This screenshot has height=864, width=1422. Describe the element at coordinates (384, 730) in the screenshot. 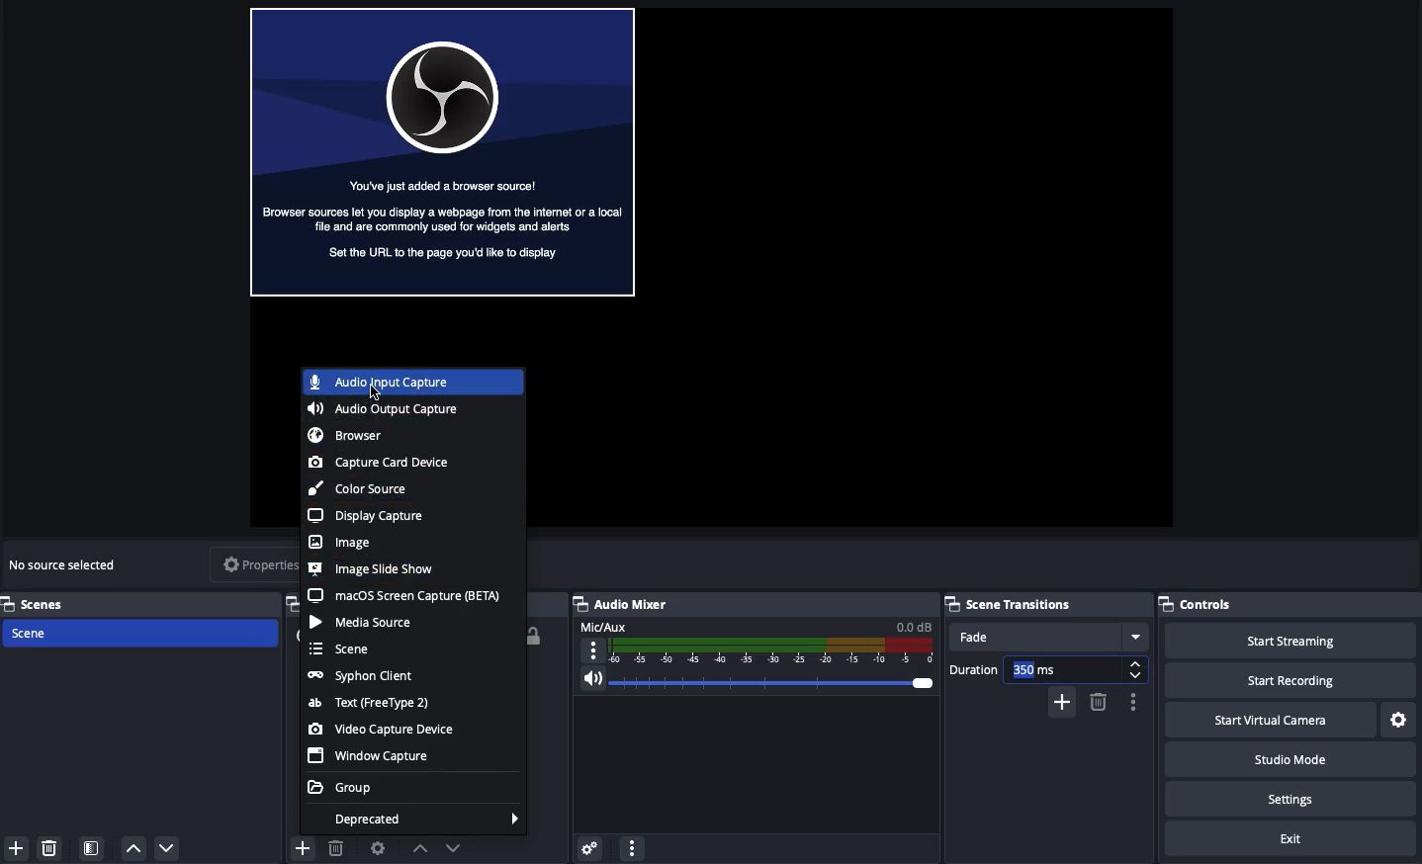

I see `Video capture device` at that location.